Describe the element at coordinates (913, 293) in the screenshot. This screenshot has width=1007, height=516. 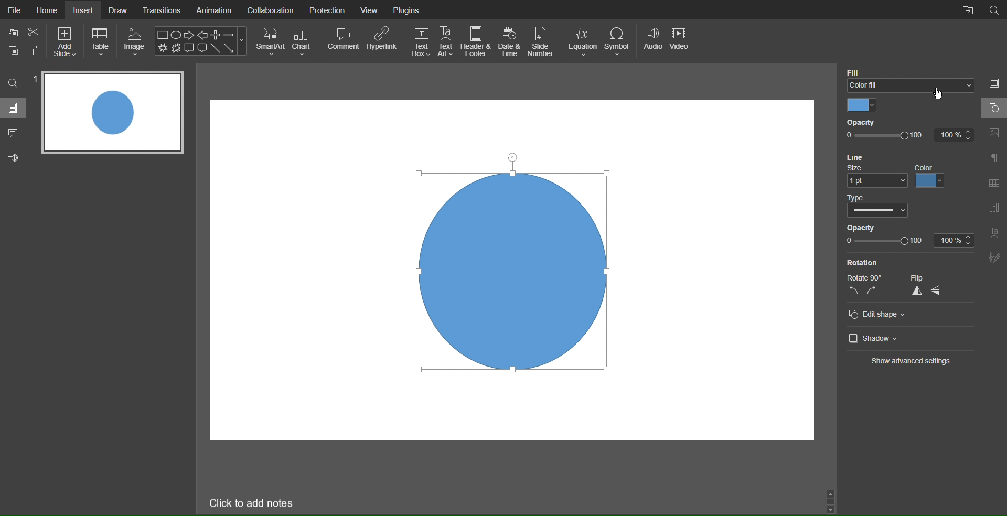
I see `flip up` at that location.